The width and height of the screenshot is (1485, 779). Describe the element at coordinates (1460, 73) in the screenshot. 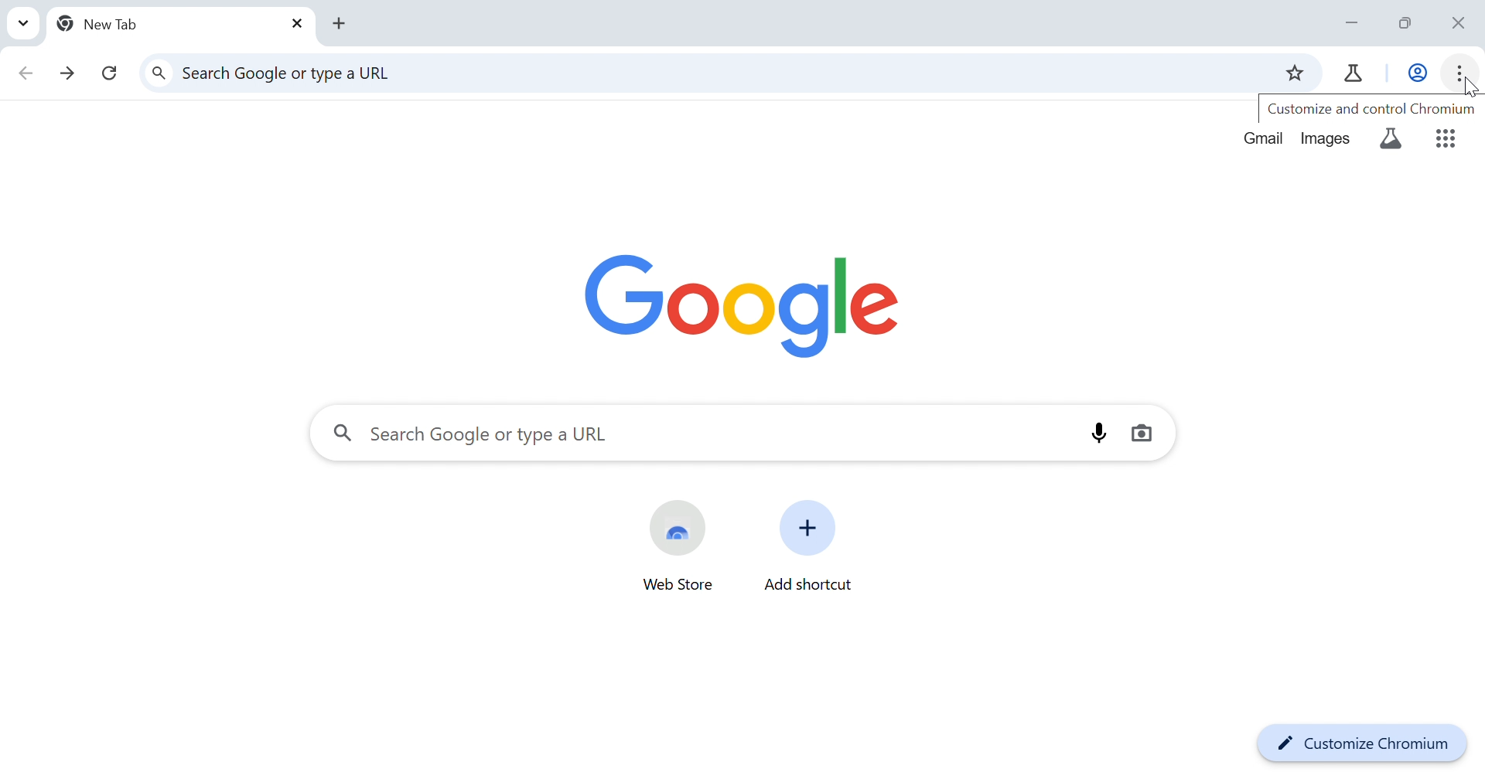

I see `More options` at that location.